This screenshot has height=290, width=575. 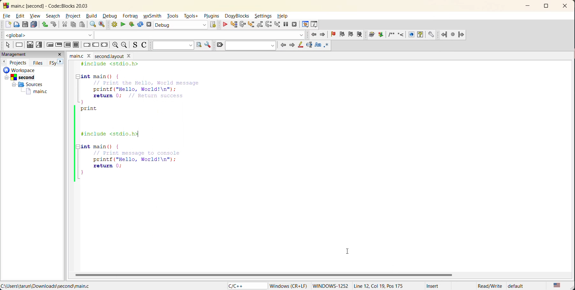 What do you see at coordinates (252, 25) in the screenshot?
I see `step into` at bounding box center [252, 25].